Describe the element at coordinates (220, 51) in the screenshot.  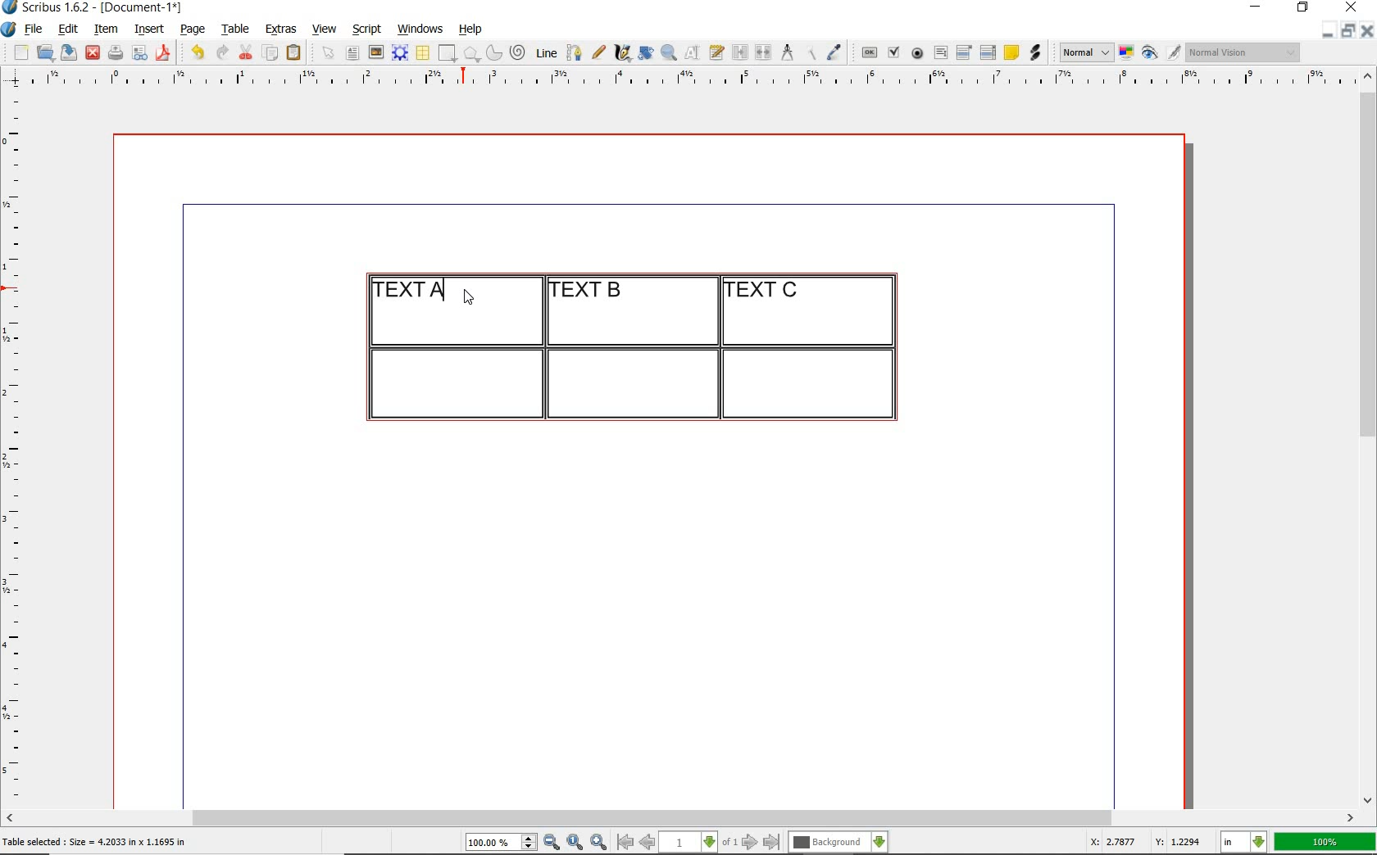
I see `redo` at that location.